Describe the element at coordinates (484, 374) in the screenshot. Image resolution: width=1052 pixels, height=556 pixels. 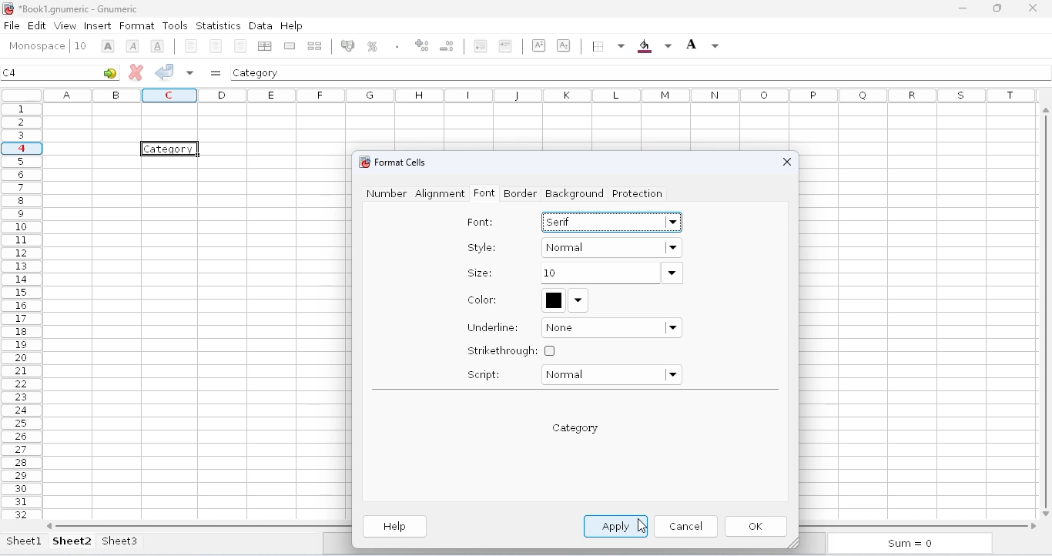
I see `script` at that location.